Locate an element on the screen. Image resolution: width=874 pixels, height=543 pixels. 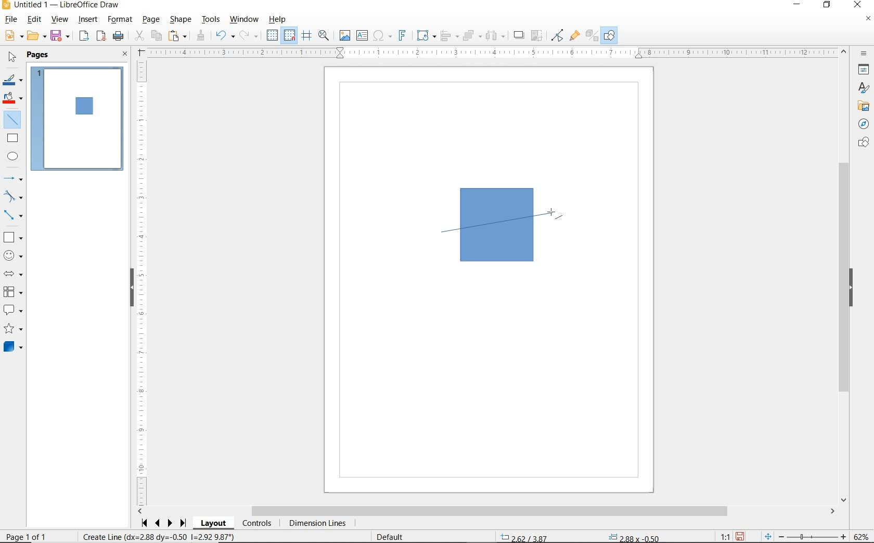
INSERT FRONTWORK TEXT is located at coordinates (402, 35).